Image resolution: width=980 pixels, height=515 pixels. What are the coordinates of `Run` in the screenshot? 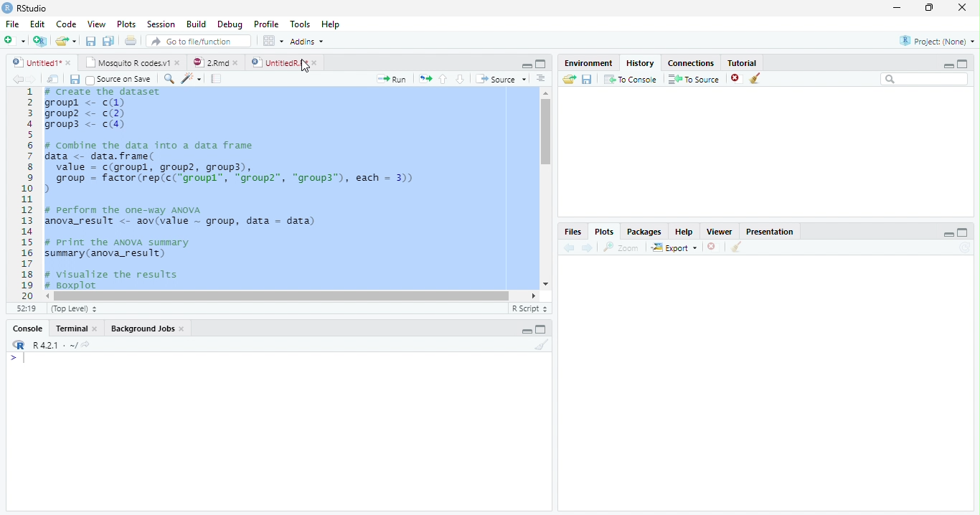 It's located at (392, 79).